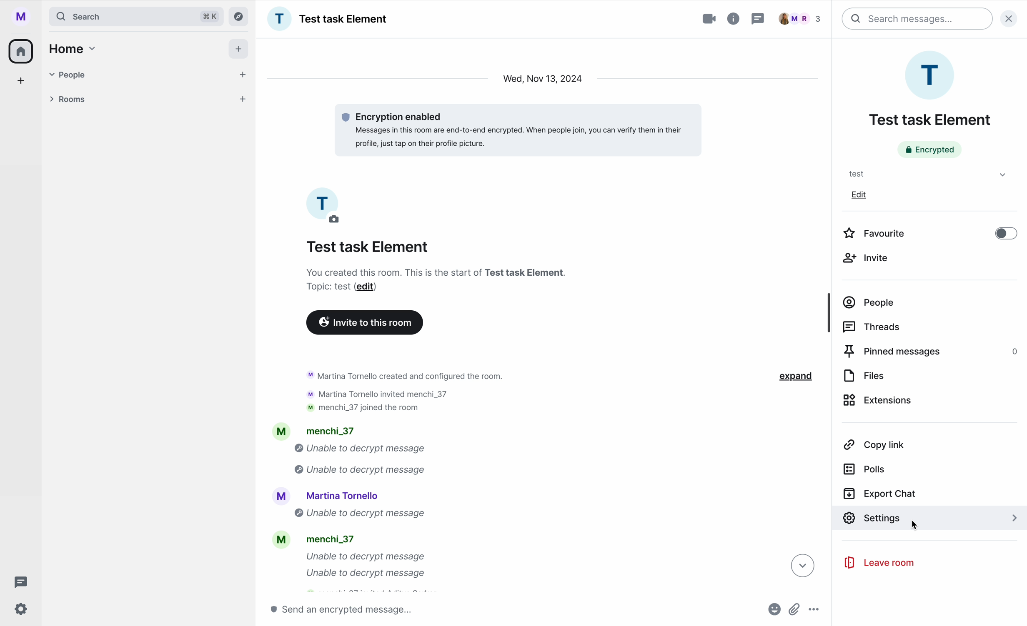 The height and width of the screenshot is (626, 1027). I want to click on more options, so click(814, 610).